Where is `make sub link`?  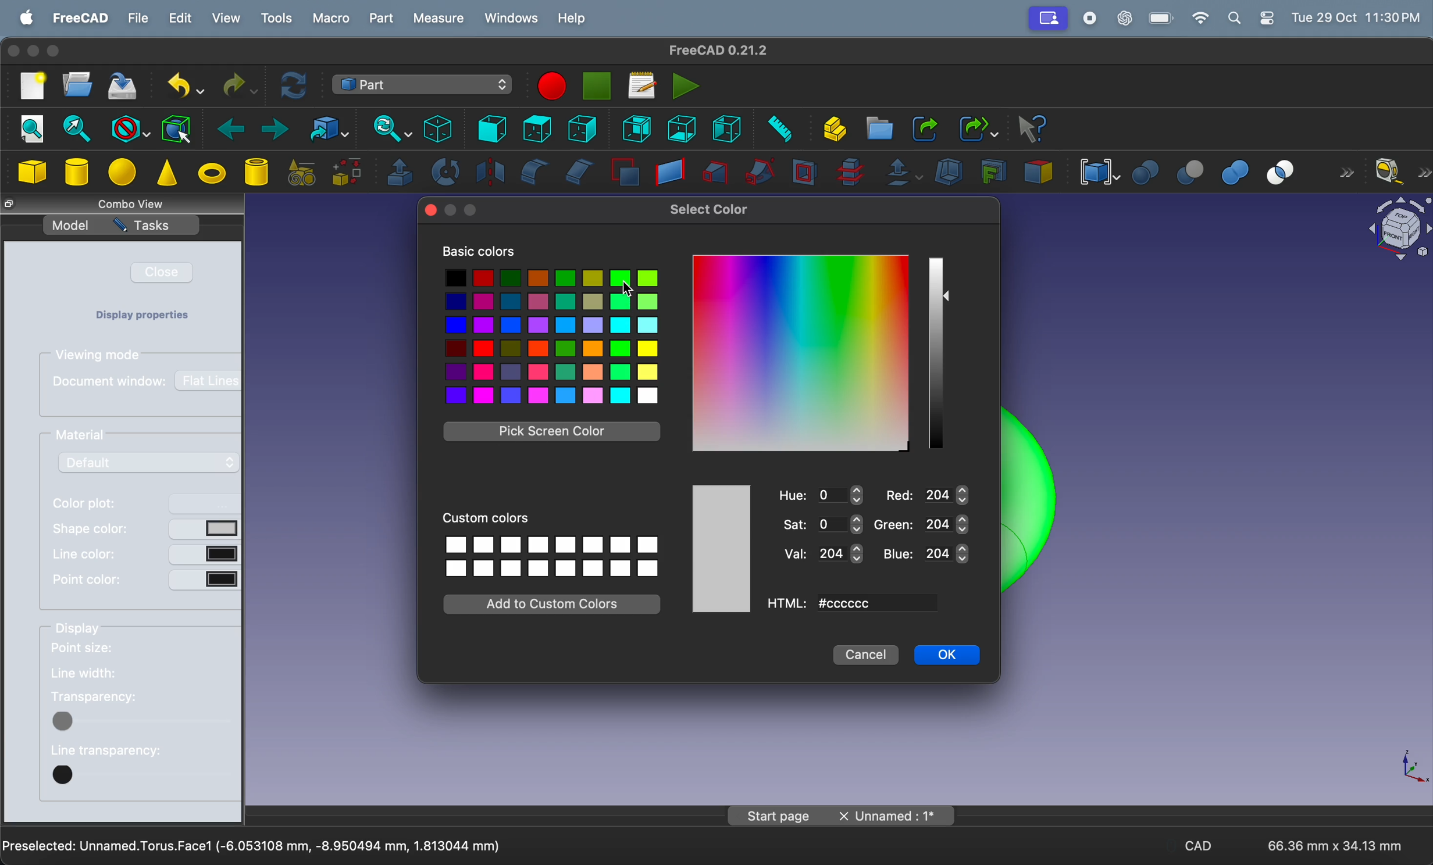
make sub link is located at coordinates (976, 129).